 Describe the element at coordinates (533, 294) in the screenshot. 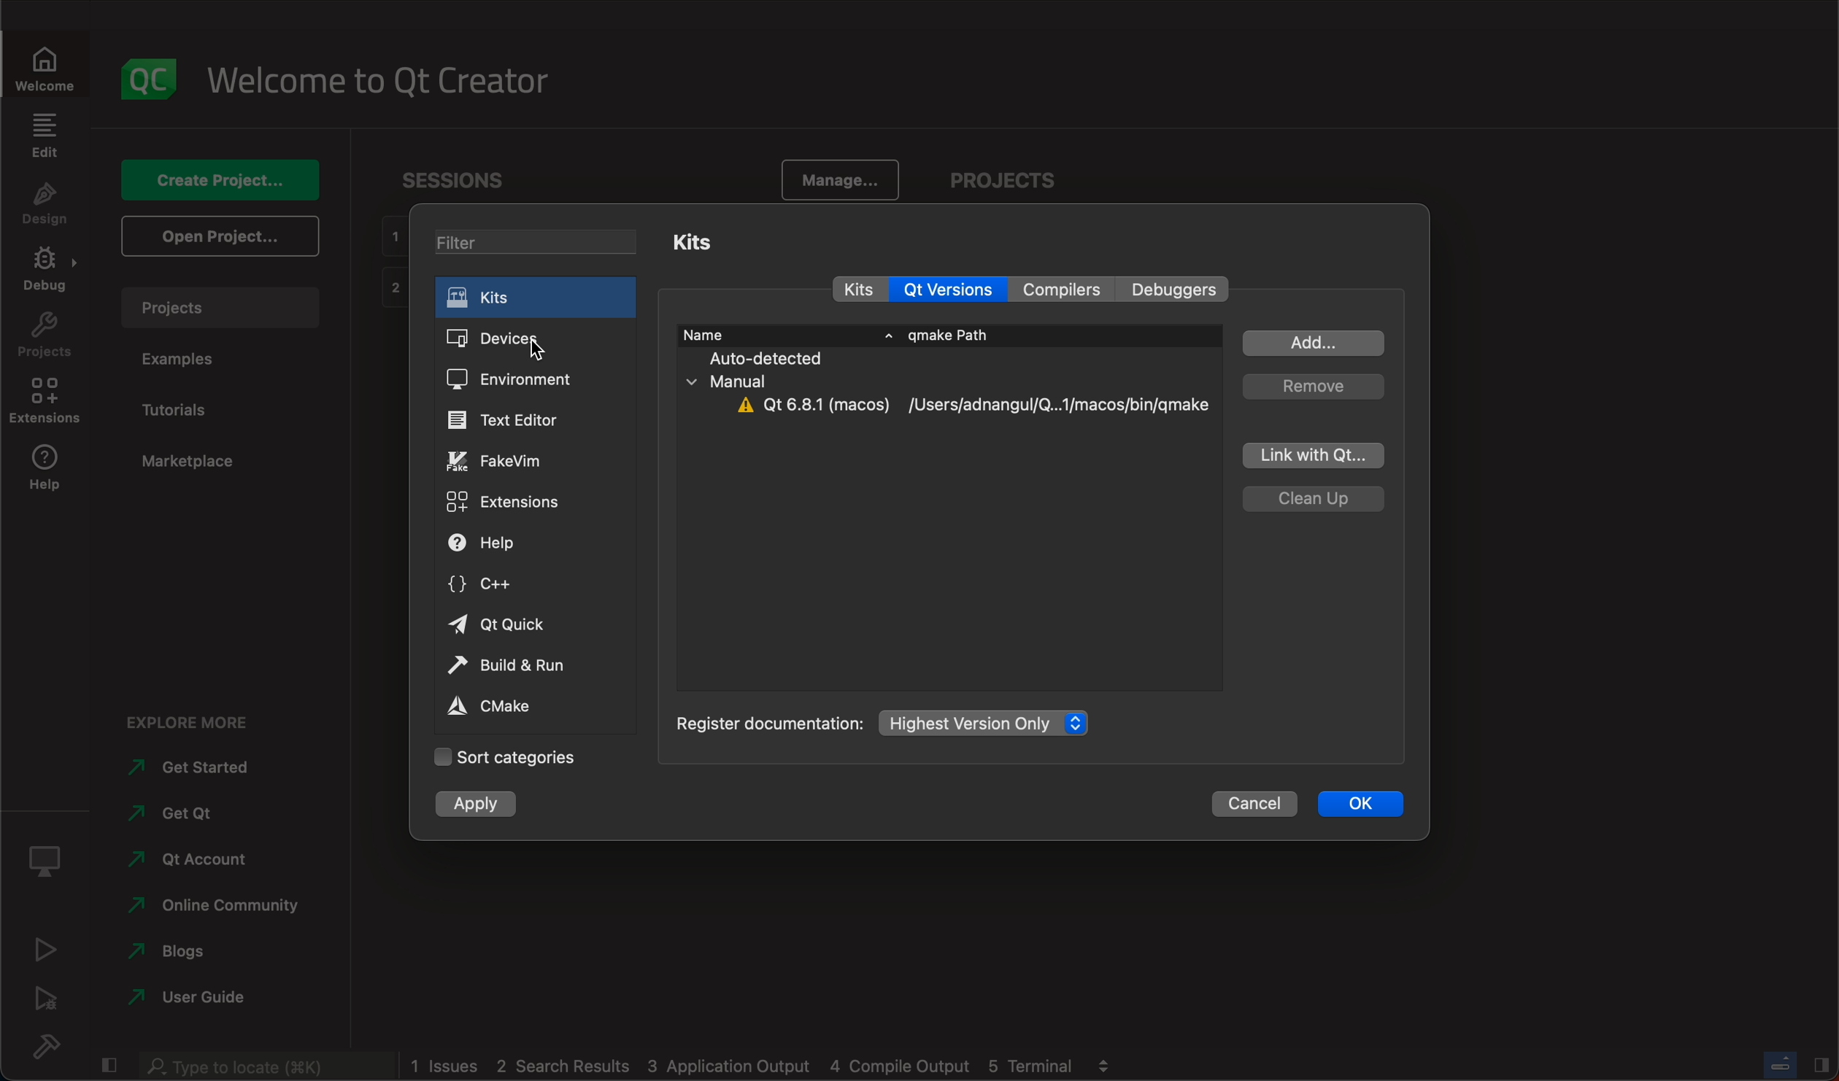

I see `kits` at that location.